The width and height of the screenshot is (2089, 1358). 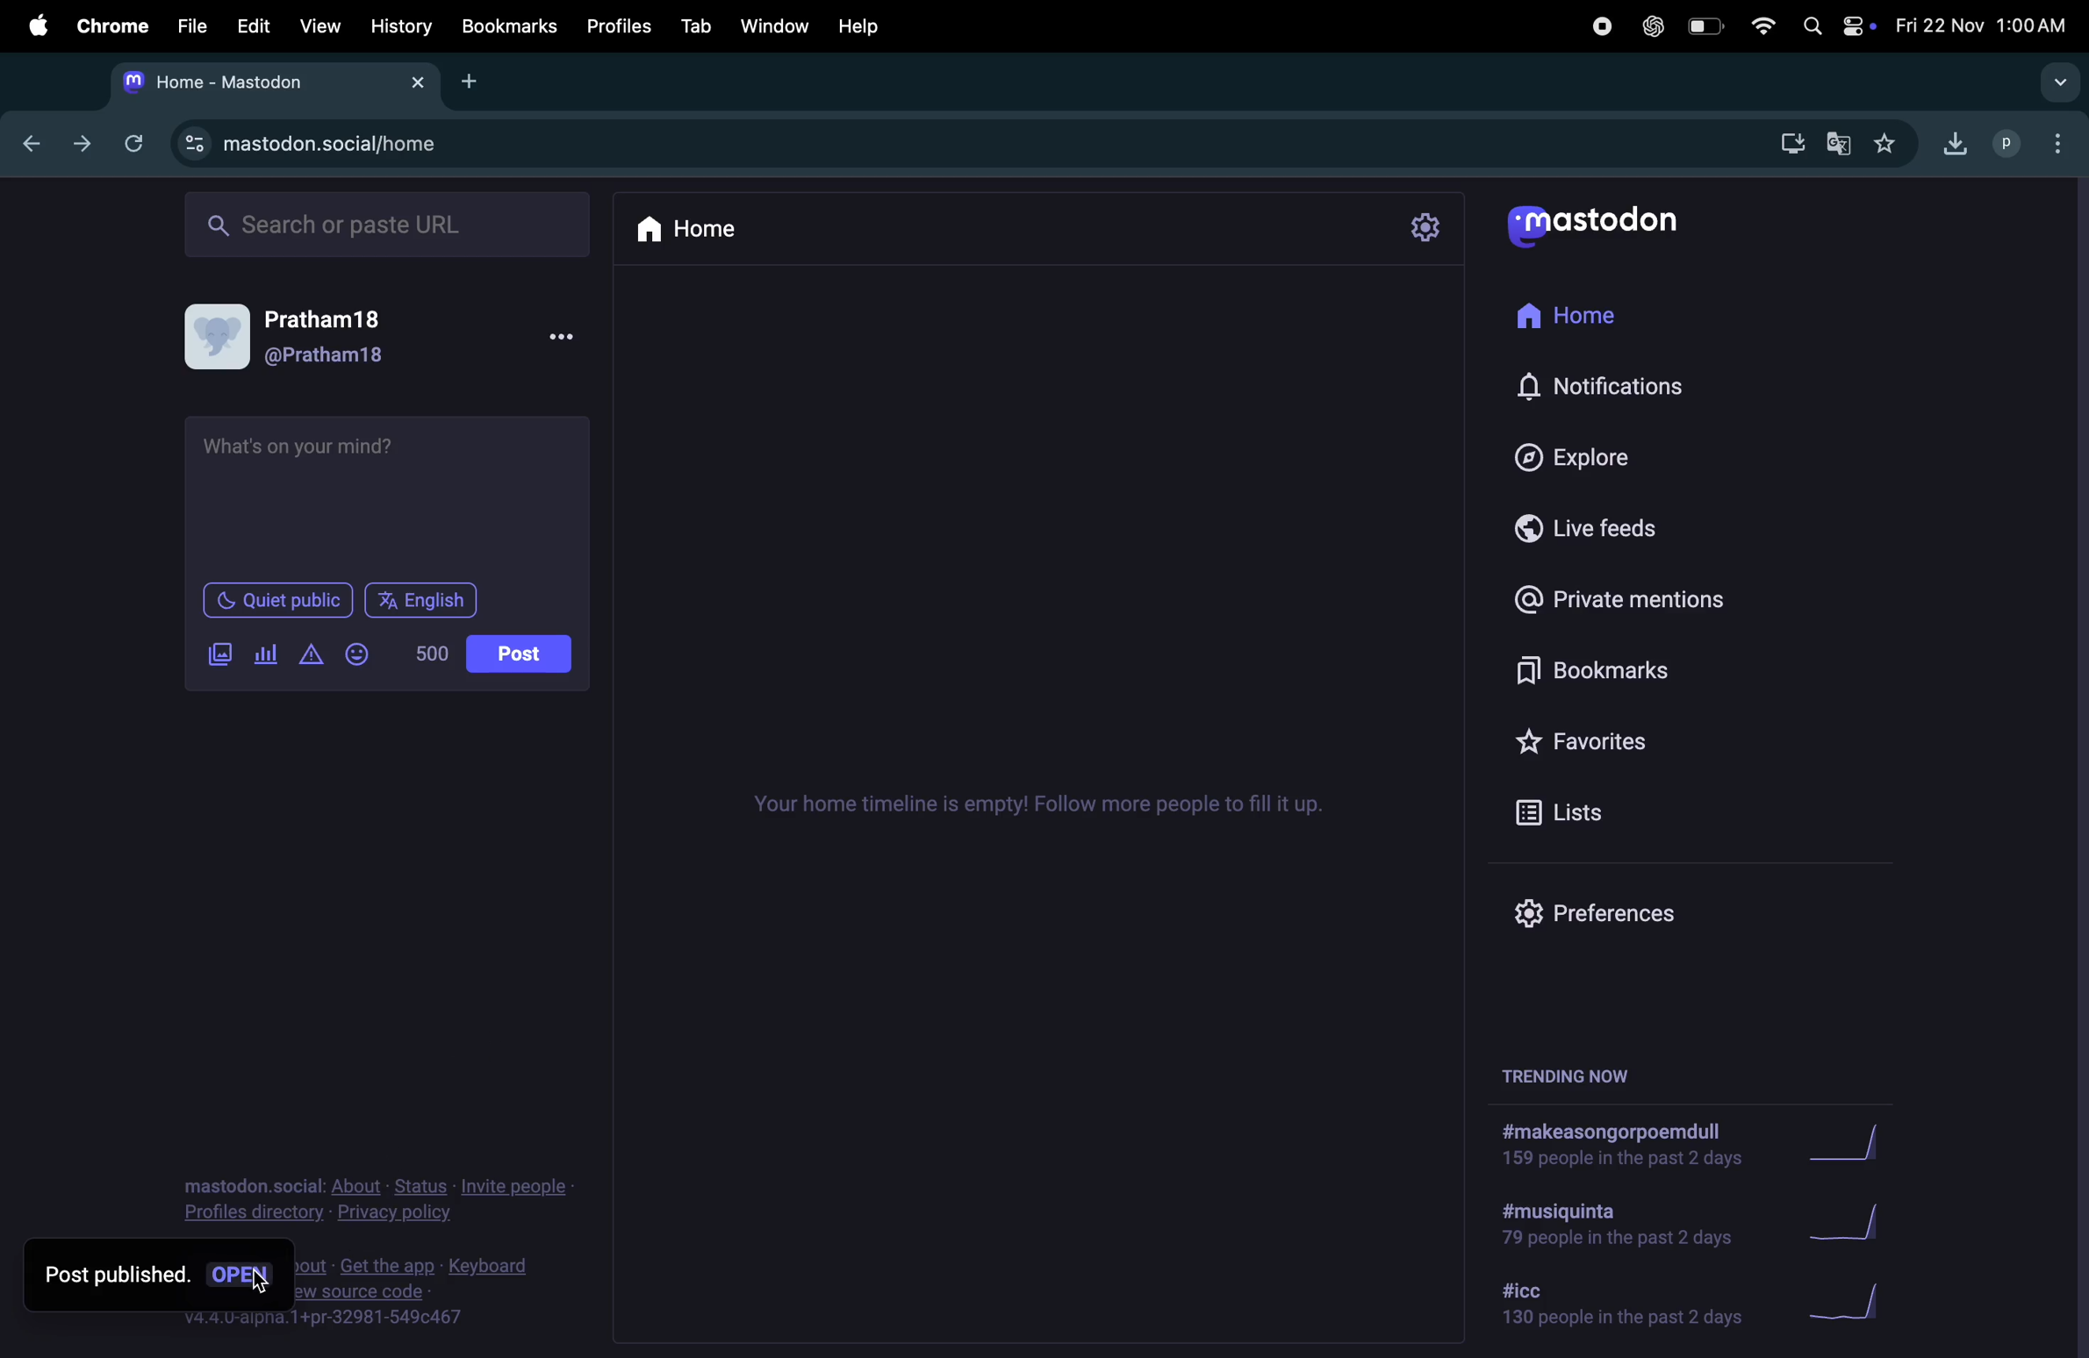 What do you see at coordinates (467, 82) in the screenshot?
I see `new tab` at bounding box center [467, 82].